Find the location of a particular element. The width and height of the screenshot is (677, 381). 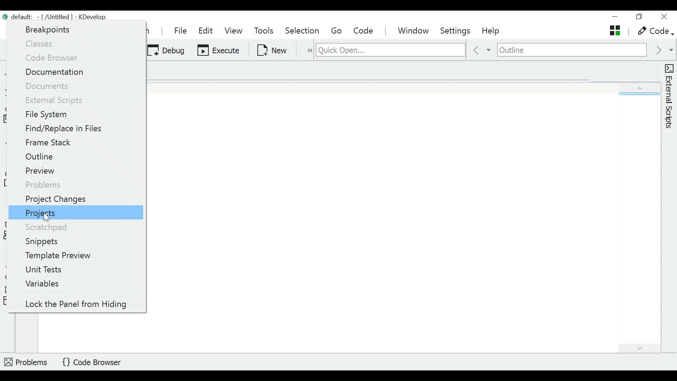

Frame Stack is located at coordinates (50, 143).